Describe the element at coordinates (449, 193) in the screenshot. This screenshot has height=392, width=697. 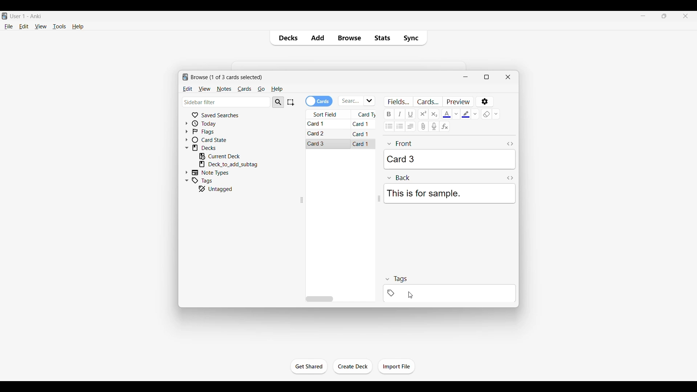
I see `This is for sample` at that location.